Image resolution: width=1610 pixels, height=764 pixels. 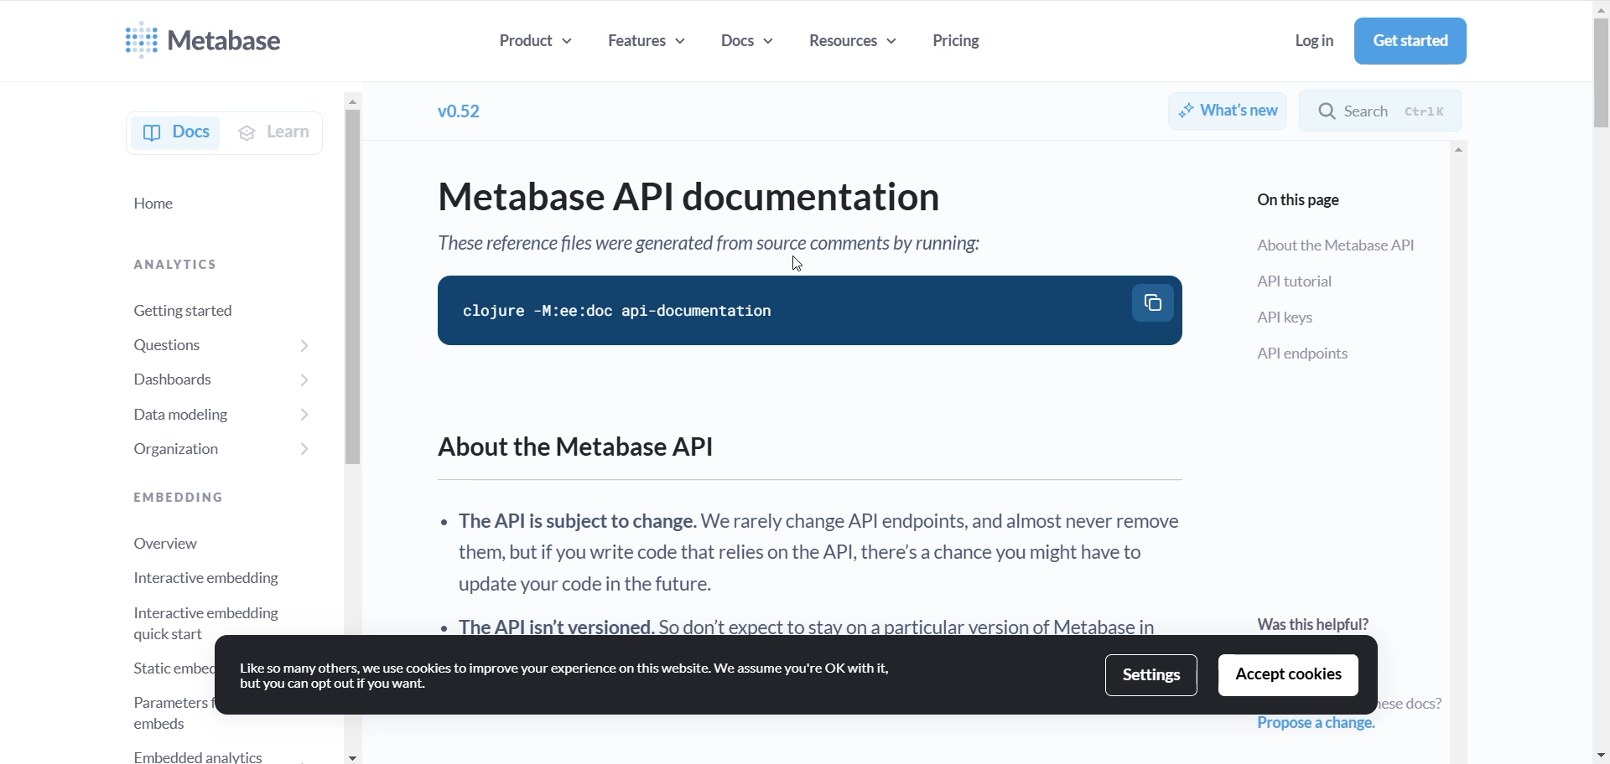 I want to click on scrollbar, so click(x=351, y=293).